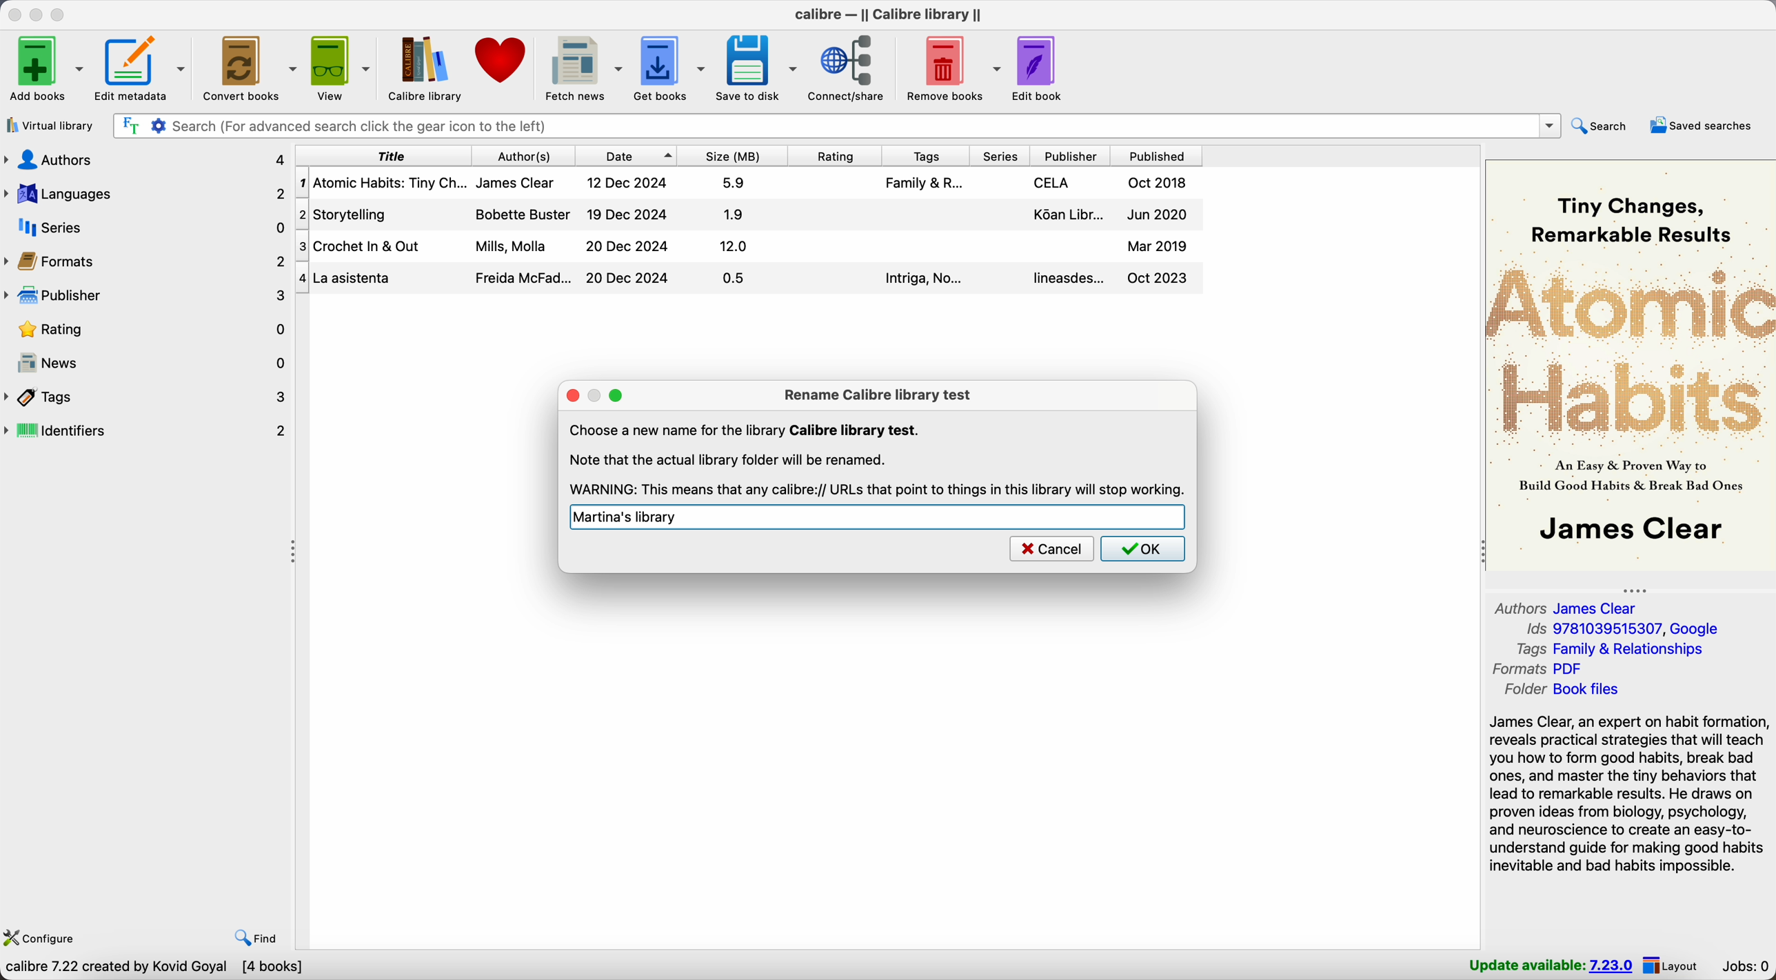 The image size is (1776, 980). I want to click on folder Book files, so click(1576, 689).